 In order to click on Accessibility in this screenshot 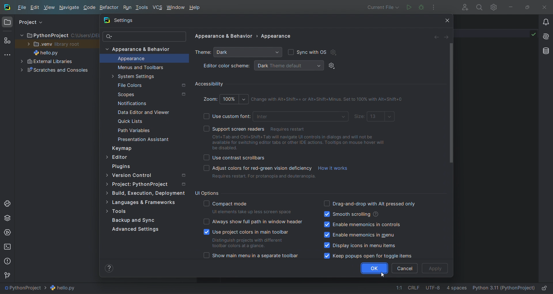, I will do `click(210, 84)`.